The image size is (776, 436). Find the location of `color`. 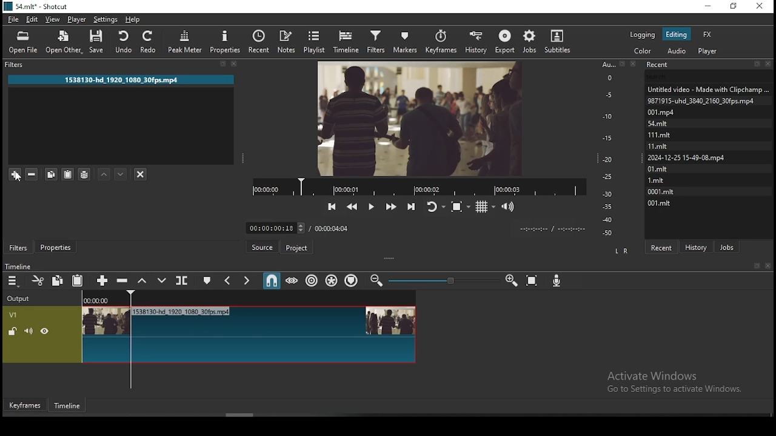

color is located at coordinates (643, 51).